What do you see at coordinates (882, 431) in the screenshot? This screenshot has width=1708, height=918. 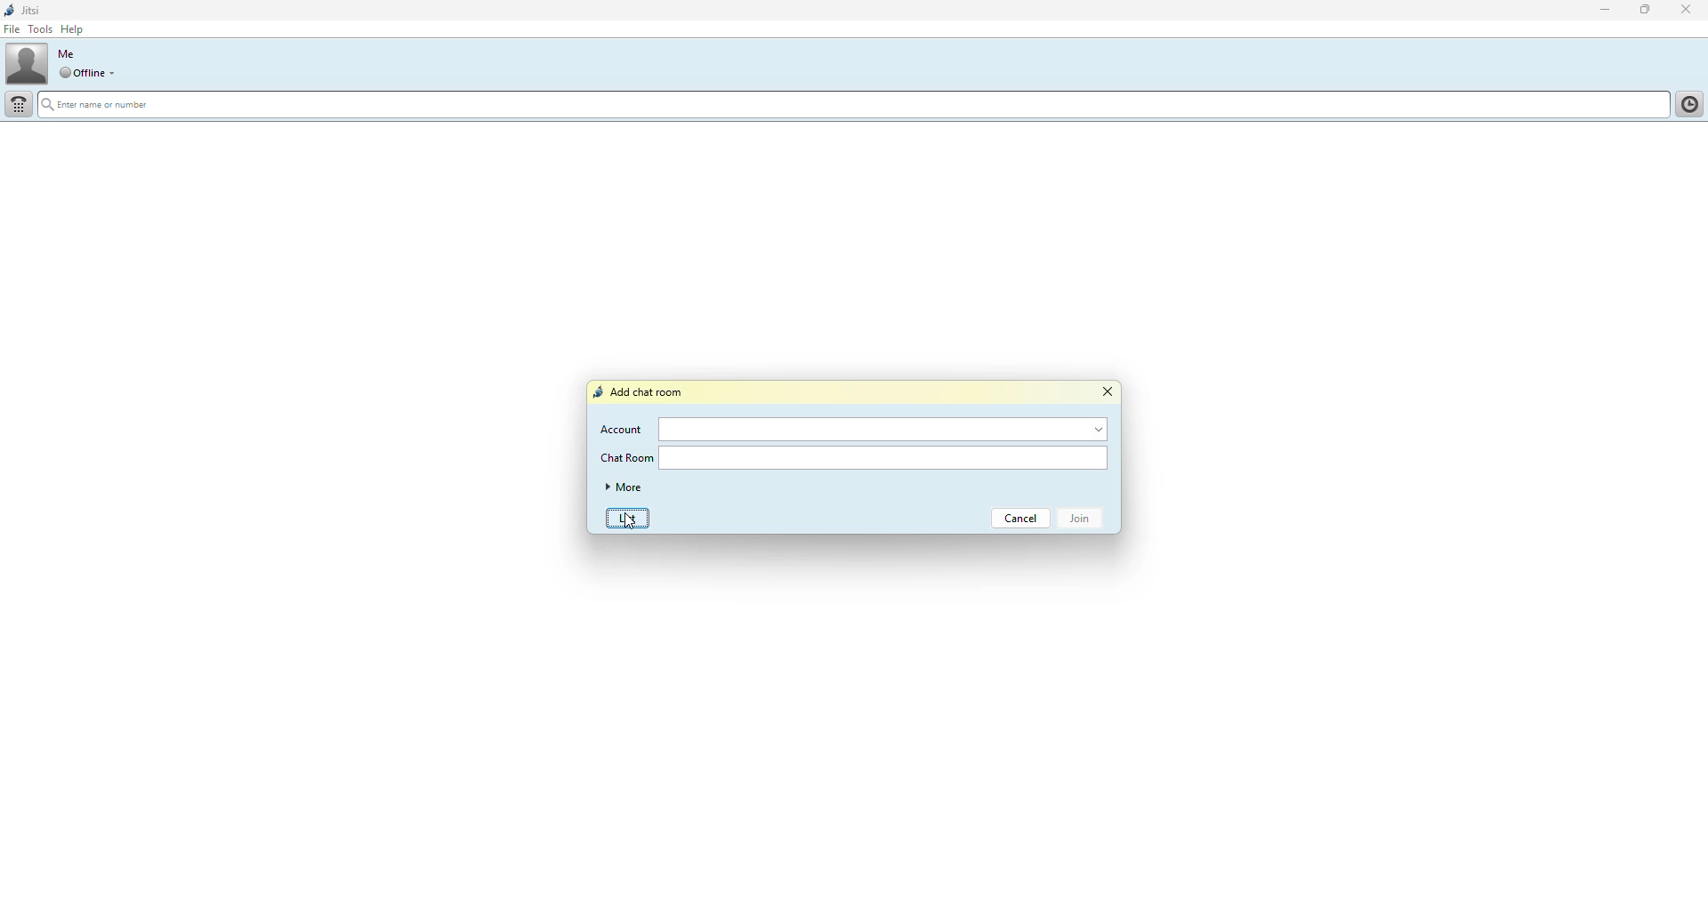 I see `account` at bounding box center [882, 431].